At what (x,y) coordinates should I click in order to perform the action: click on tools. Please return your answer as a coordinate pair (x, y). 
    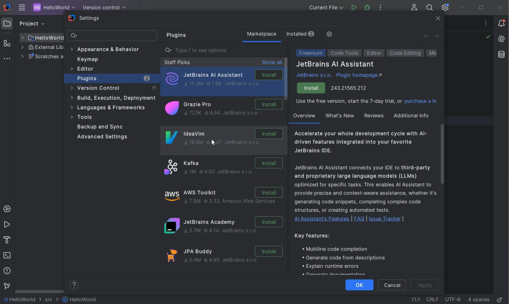
    Looking at the image, I should click on (110, 117).